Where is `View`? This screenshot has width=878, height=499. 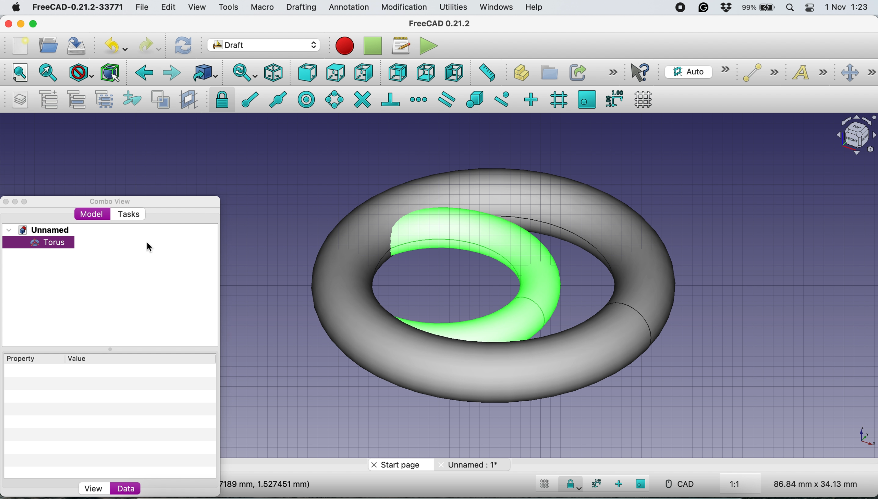
View is located at coordinates (94, 487).